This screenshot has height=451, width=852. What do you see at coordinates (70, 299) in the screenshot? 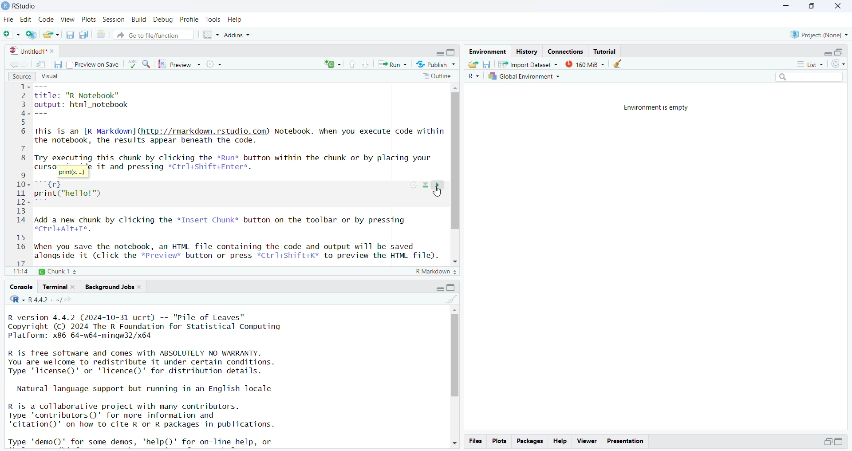
I see `view the current working directory` at bounding box center [70, 299].